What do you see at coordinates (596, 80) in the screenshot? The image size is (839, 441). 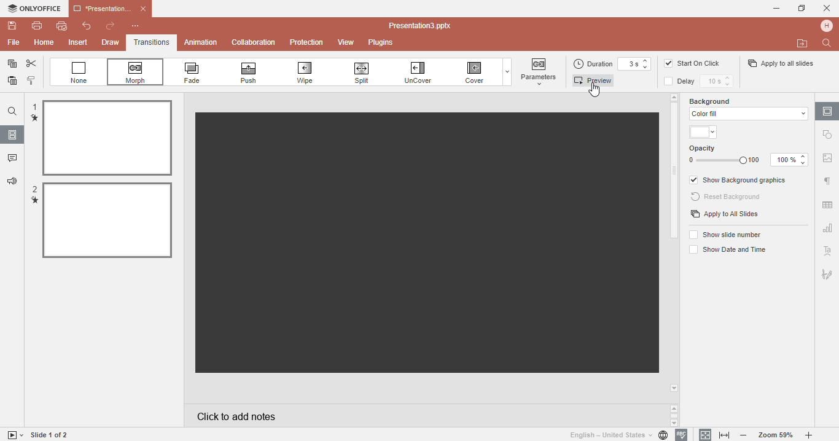 I see `Preview` at bounding box center [596, 80].